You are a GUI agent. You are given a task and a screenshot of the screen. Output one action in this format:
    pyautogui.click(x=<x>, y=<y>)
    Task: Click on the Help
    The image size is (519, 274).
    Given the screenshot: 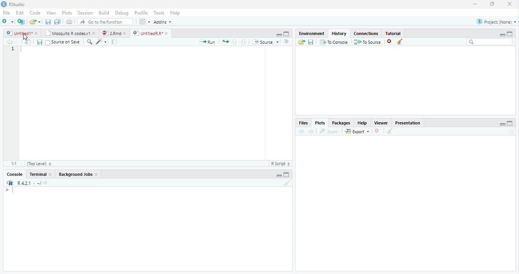 What is the action you would take?
    pyautogui.click(x=176, y=14)
    